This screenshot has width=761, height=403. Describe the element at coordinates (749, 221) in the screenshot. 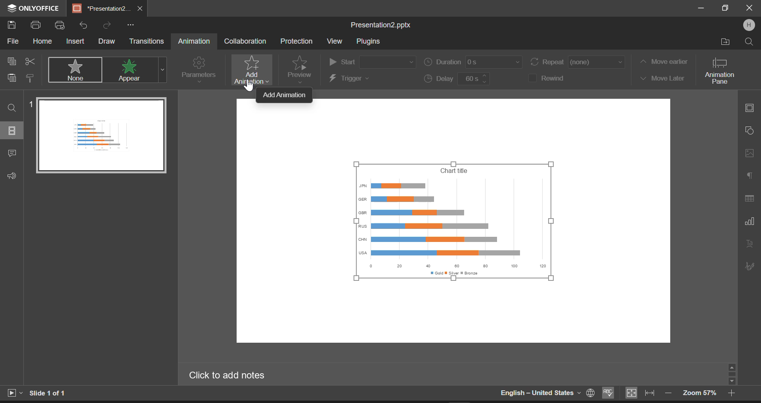

I see `Chart Settings` at that location.